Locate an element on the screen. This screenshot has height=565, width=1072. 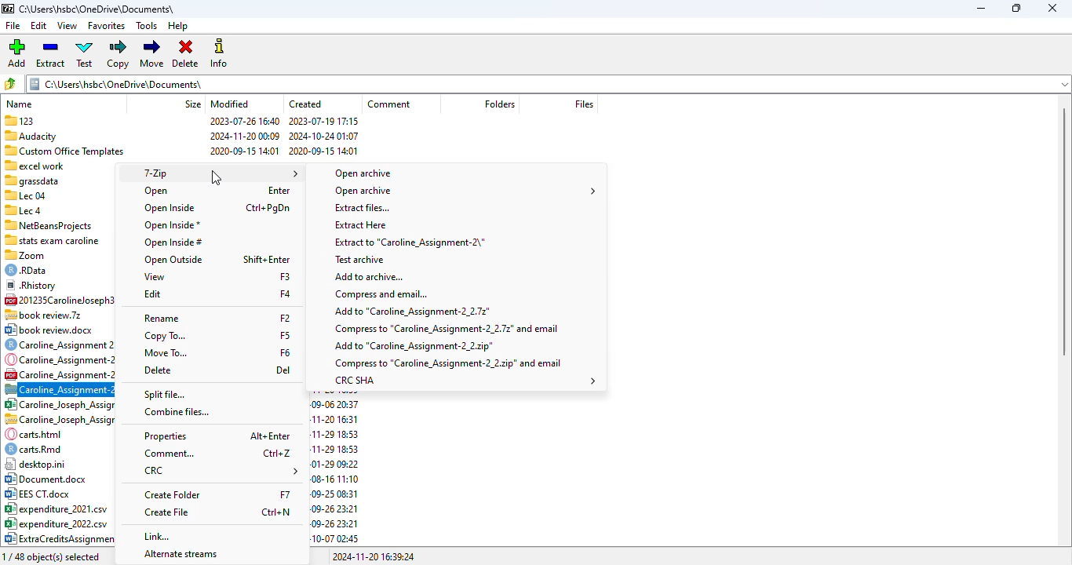
edit is located at coordinates (39, 26).